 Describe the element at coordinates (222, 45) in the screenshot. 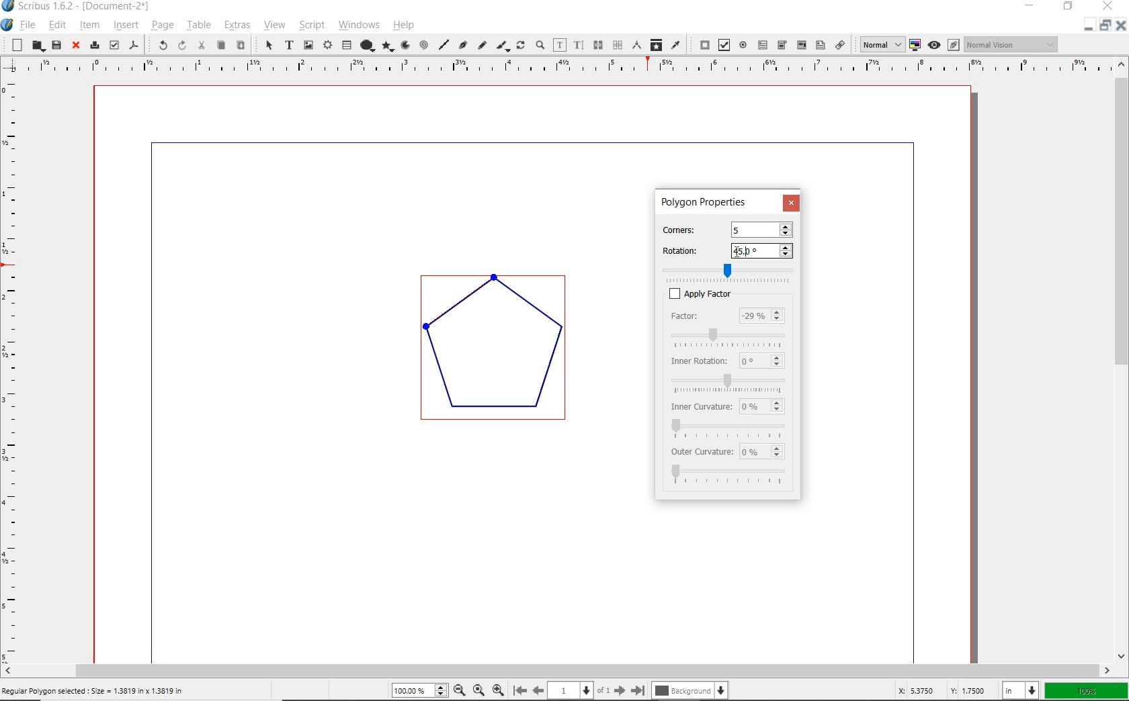

I see `copy` at that location.